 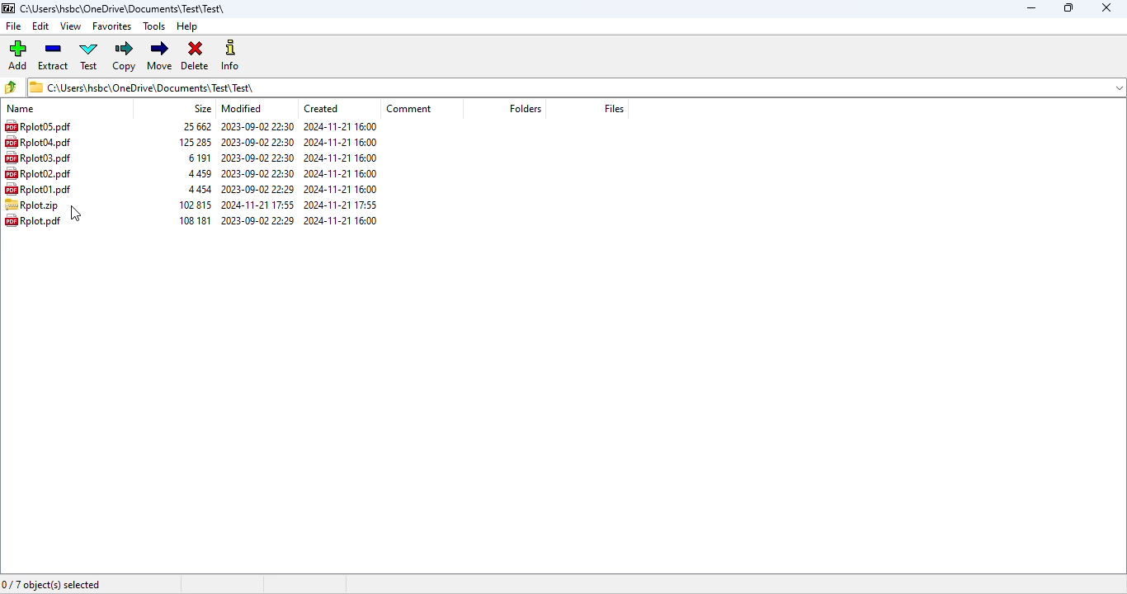 I want to click on 4459, so click(x=199, y=174).